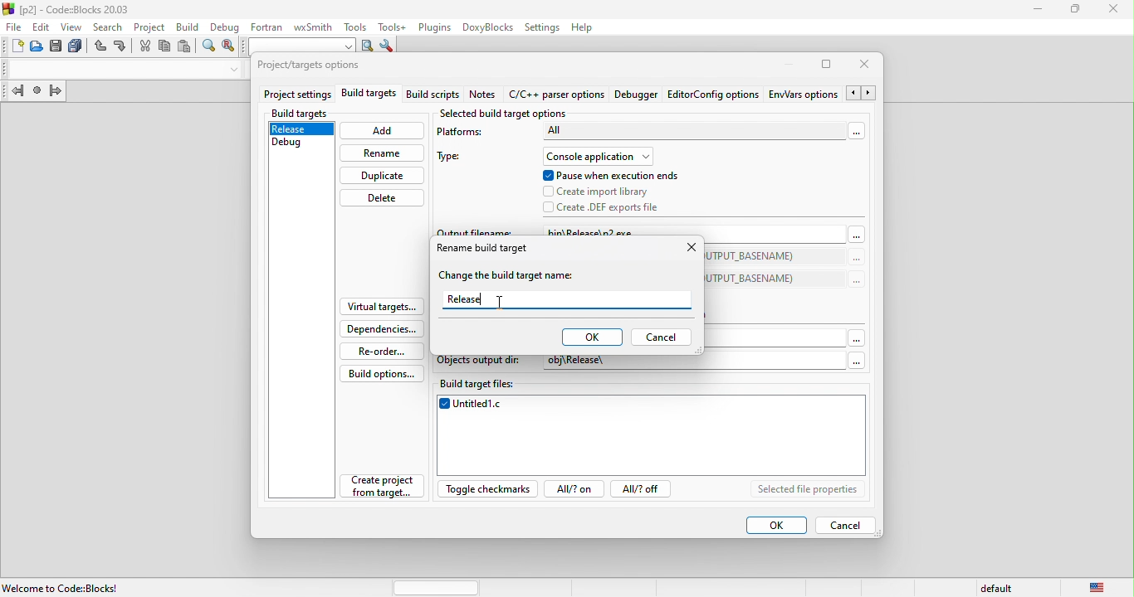 The width and height of the screenshot is (1134, 597). I want to click on bin\Release\p2.exe, so click(618, 231).